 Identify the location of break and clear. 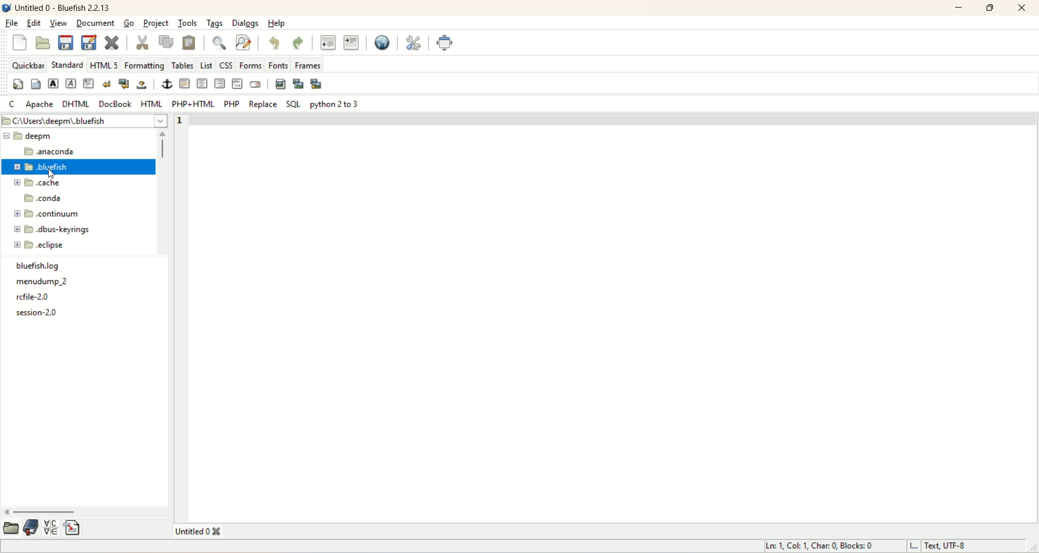
(125, 84).